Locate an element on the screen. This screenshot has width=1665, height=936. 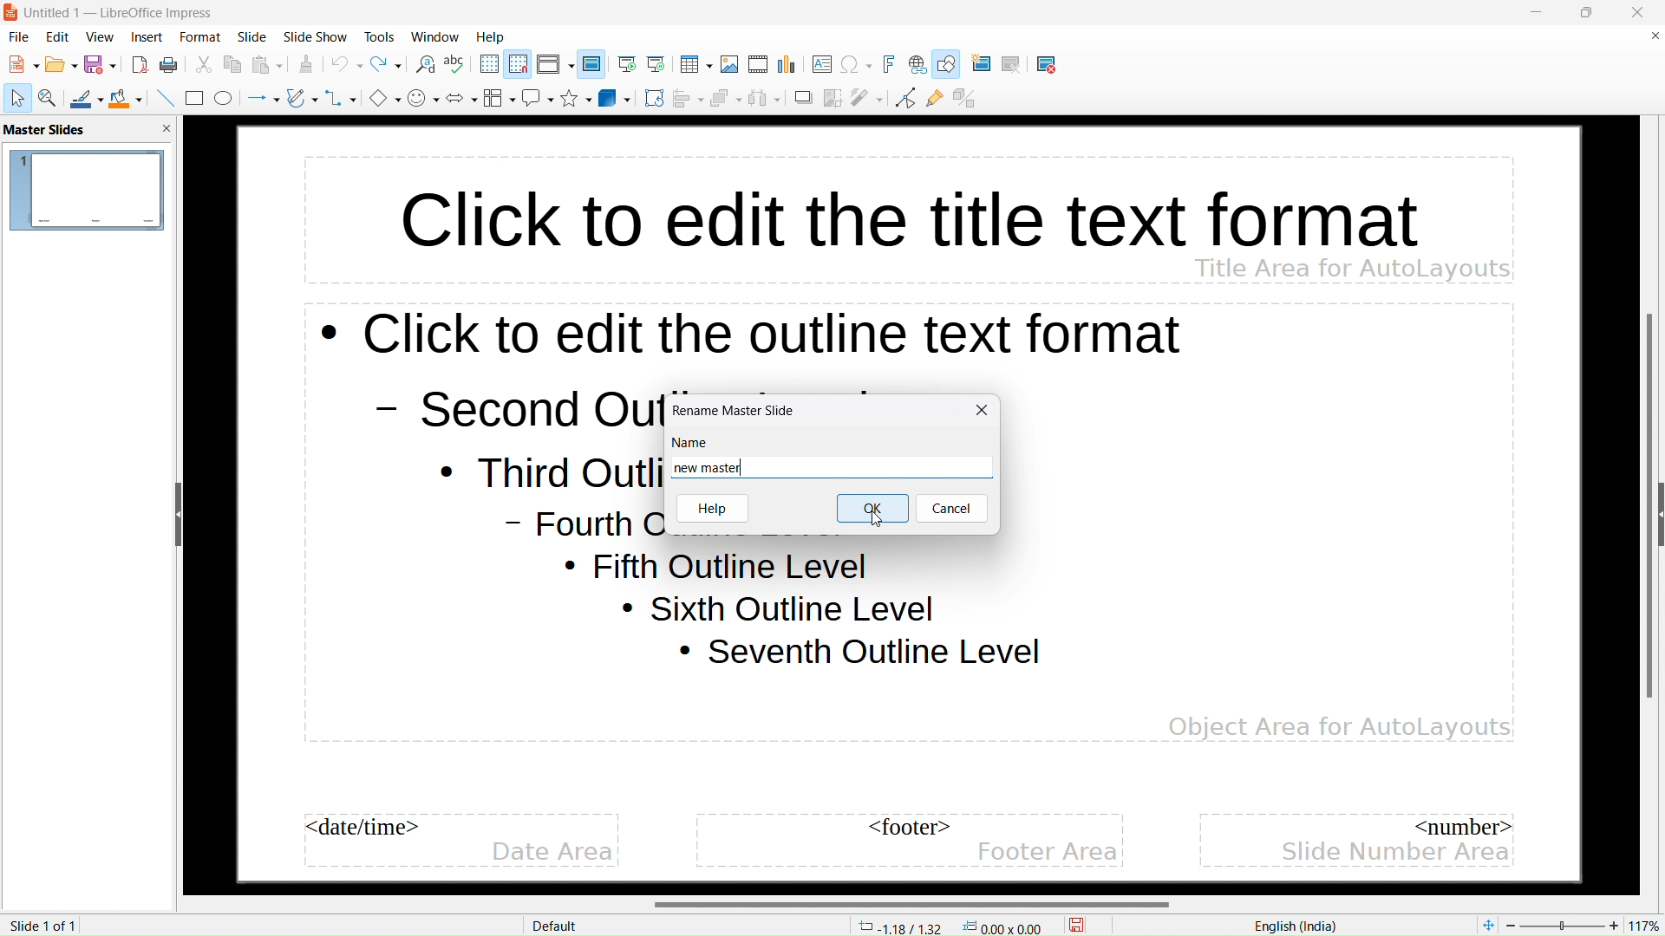
click to edit the title text format is located at coordinates (872, 205).